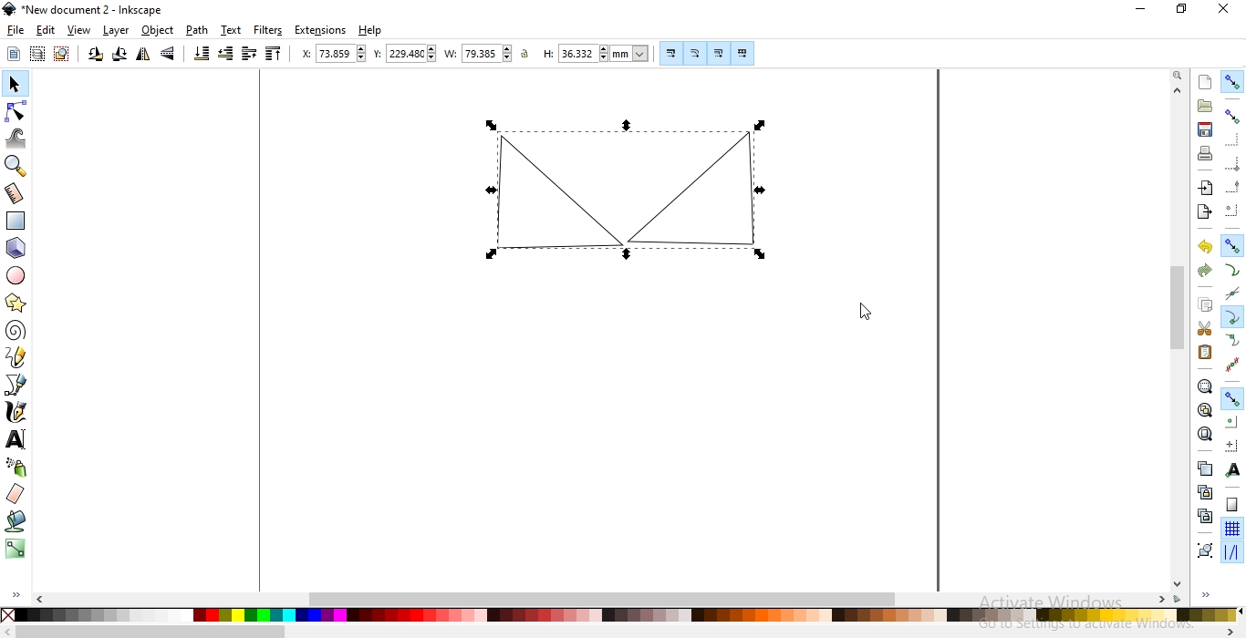  What do you see at coordinates (15, 109) in the screenshot?
I see `edit path by nodes` at bounding box center [15, 109].